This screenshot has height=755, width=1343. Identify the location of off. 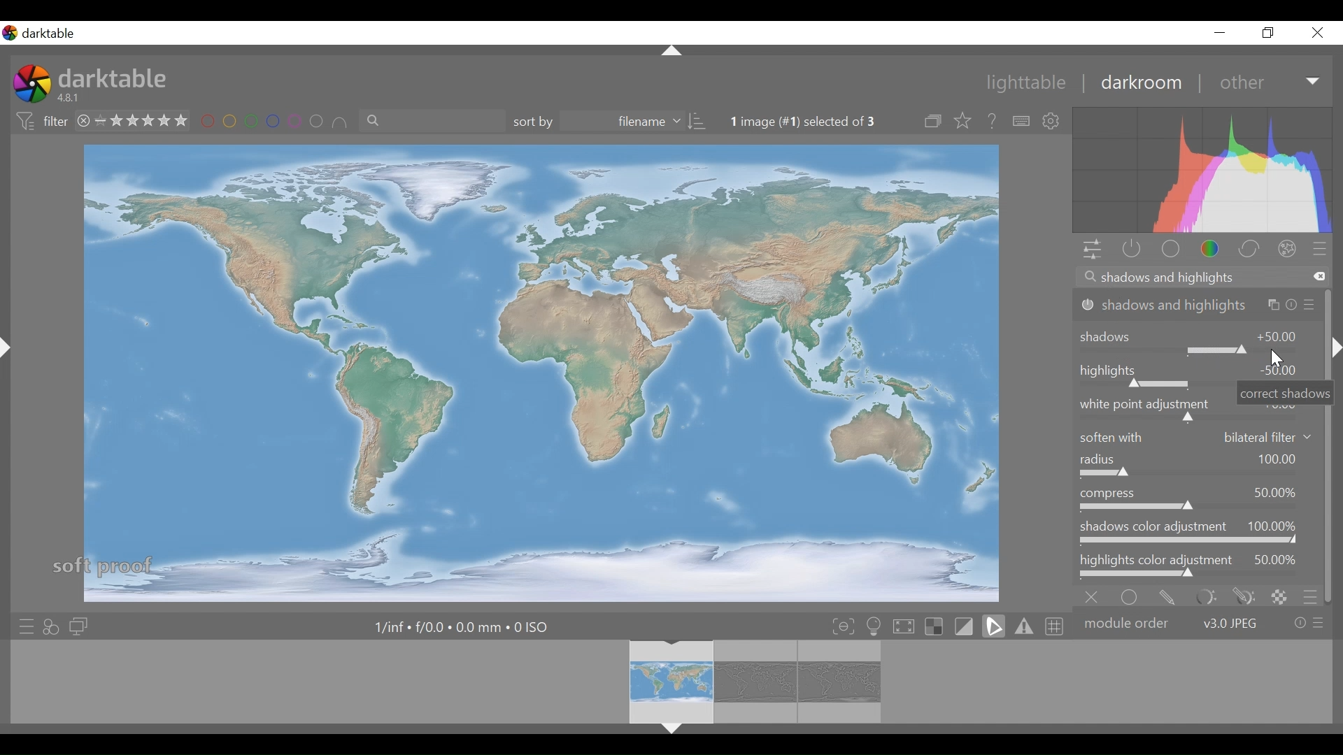
(1095, 596).